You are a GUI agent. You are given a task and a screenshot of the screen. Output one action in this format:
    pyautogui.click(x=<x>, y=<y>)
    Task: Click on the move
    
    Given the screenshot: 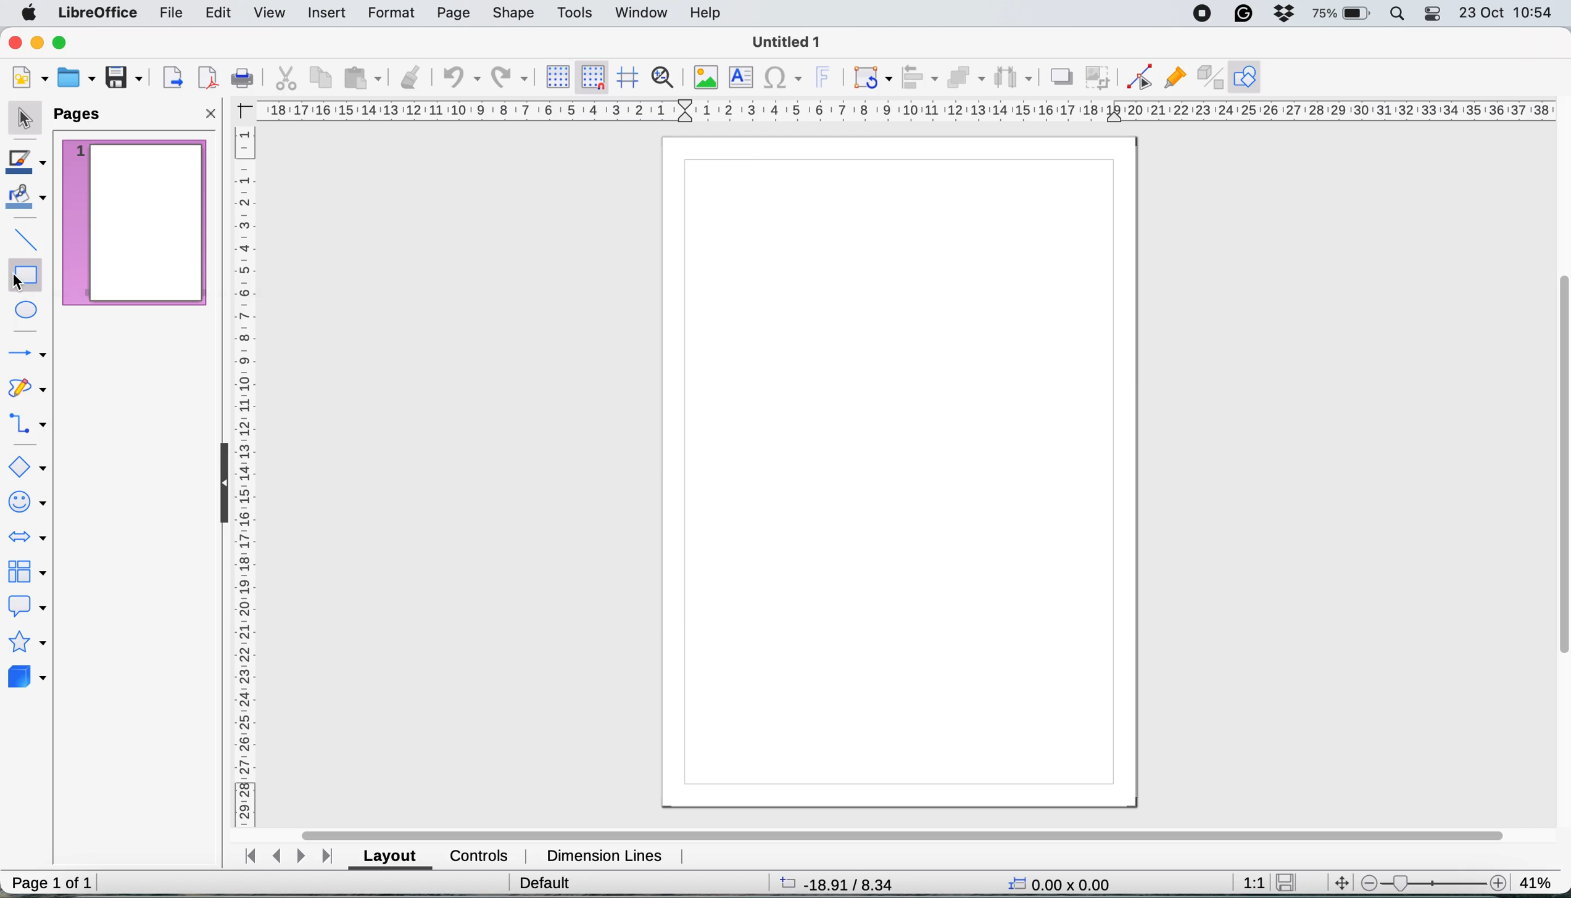 What is the action you would take?
    pyautogui.click(x=1343, y=883)
    